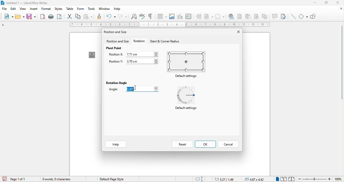 This screenshot has width=344, height=182. What do you see at coordinates (320, 179) in the screenshot?
I see `zoom` at bounding box center [320, 179].